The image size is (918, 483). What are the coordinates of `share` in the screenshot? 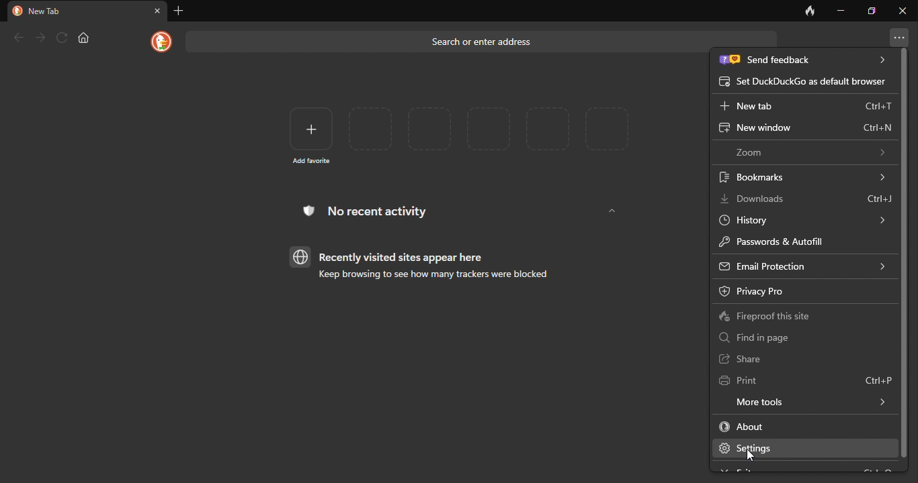 It's located at (745, 359).